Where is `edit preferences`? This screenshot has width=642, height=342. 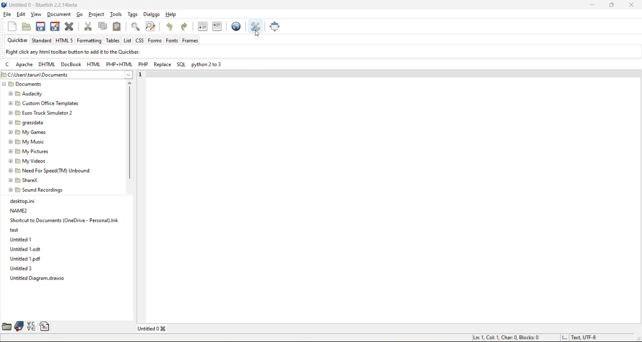
edit preferences is located at coordinates (256, 27).